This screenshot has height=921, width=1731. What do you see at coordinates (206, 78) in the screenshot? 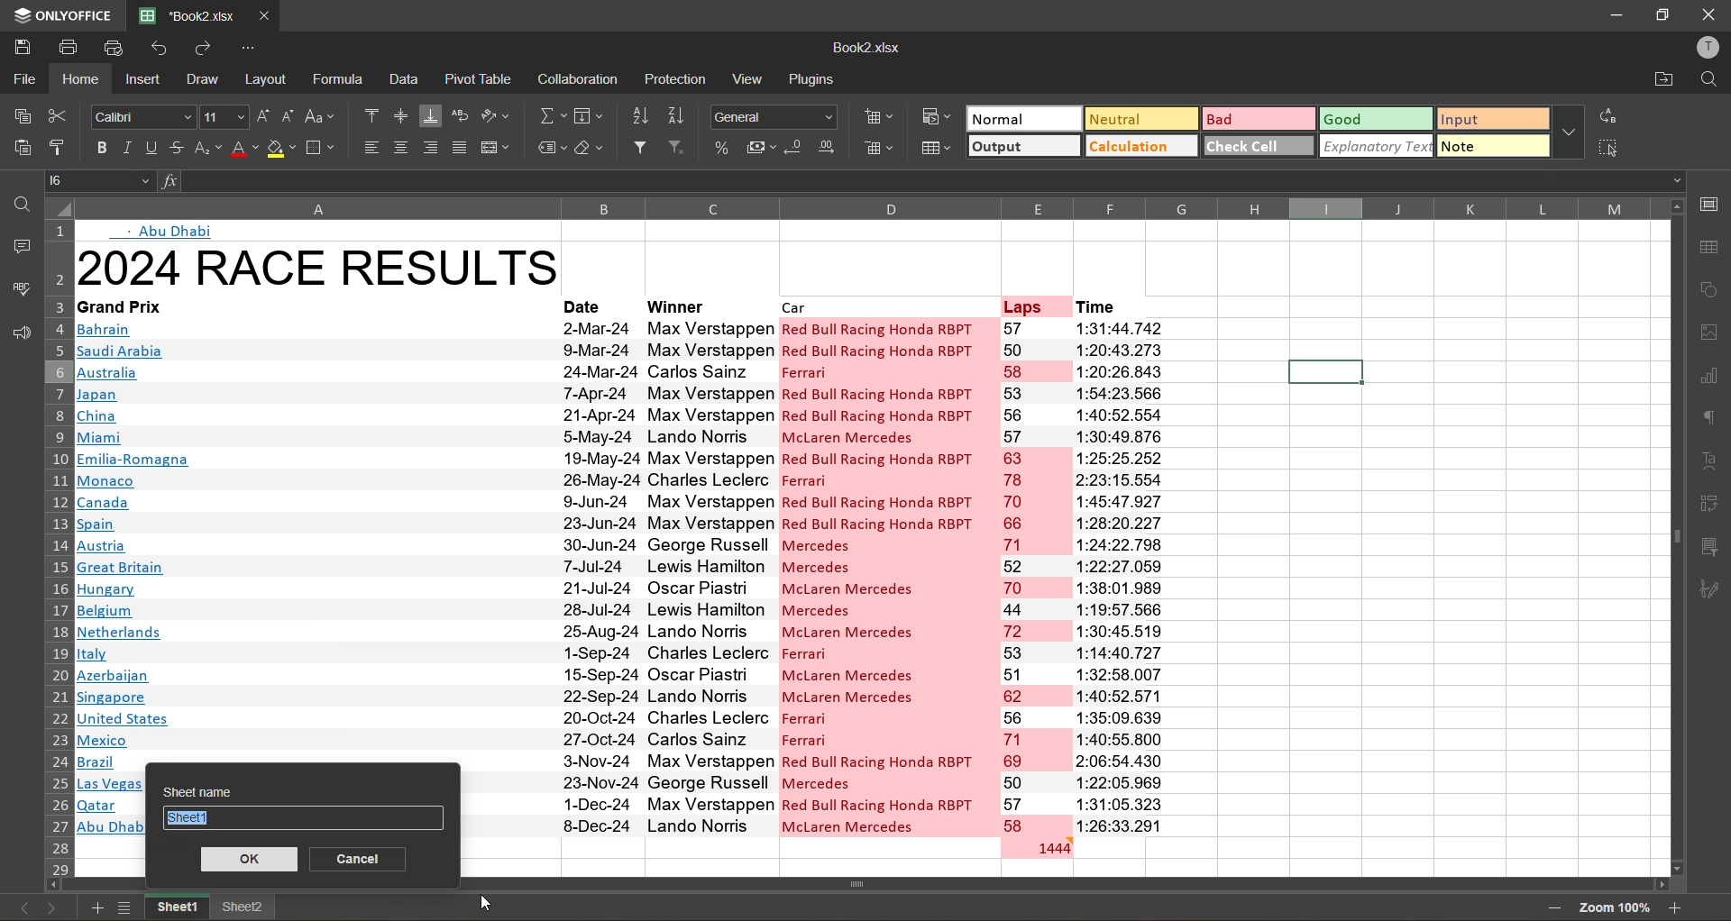
I see `draw` at bounding box center [206, 78].